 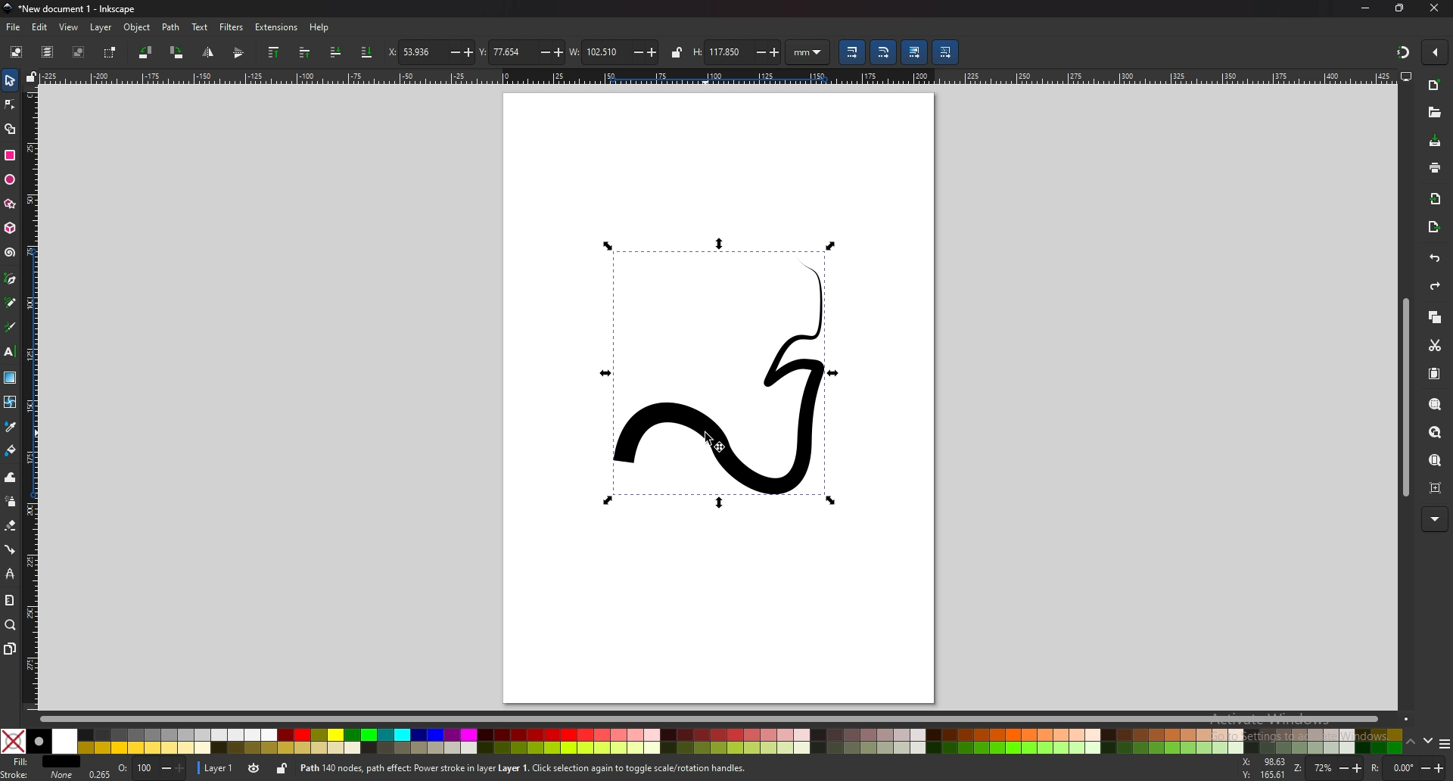 I want to click on new, so click(x=1436, y=86).